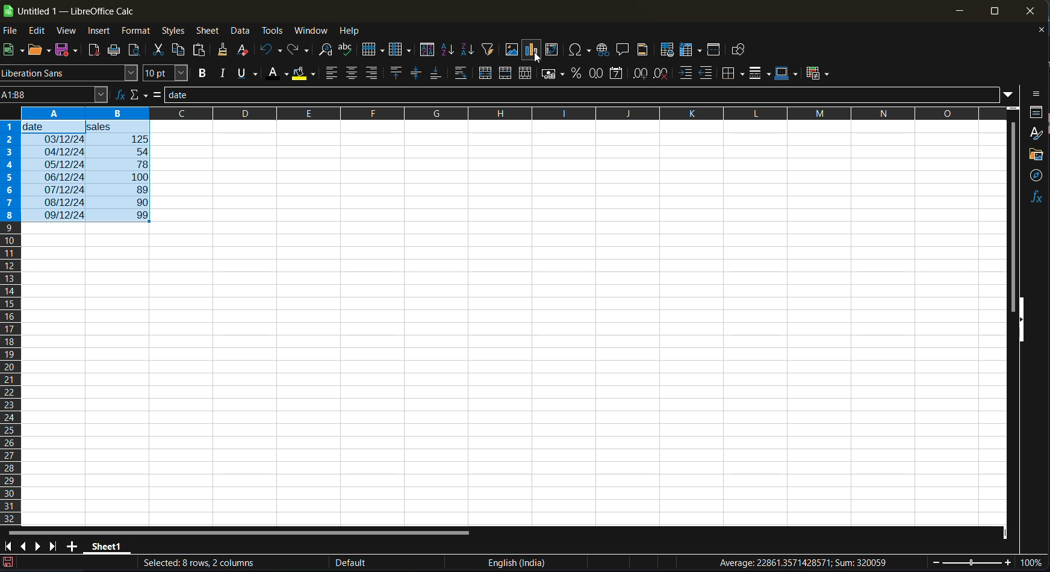 This screenshot has width=1050, height=572. Describe the element at coordinates (741, 52) in the screenshot. I see `show draw functions` at that location.